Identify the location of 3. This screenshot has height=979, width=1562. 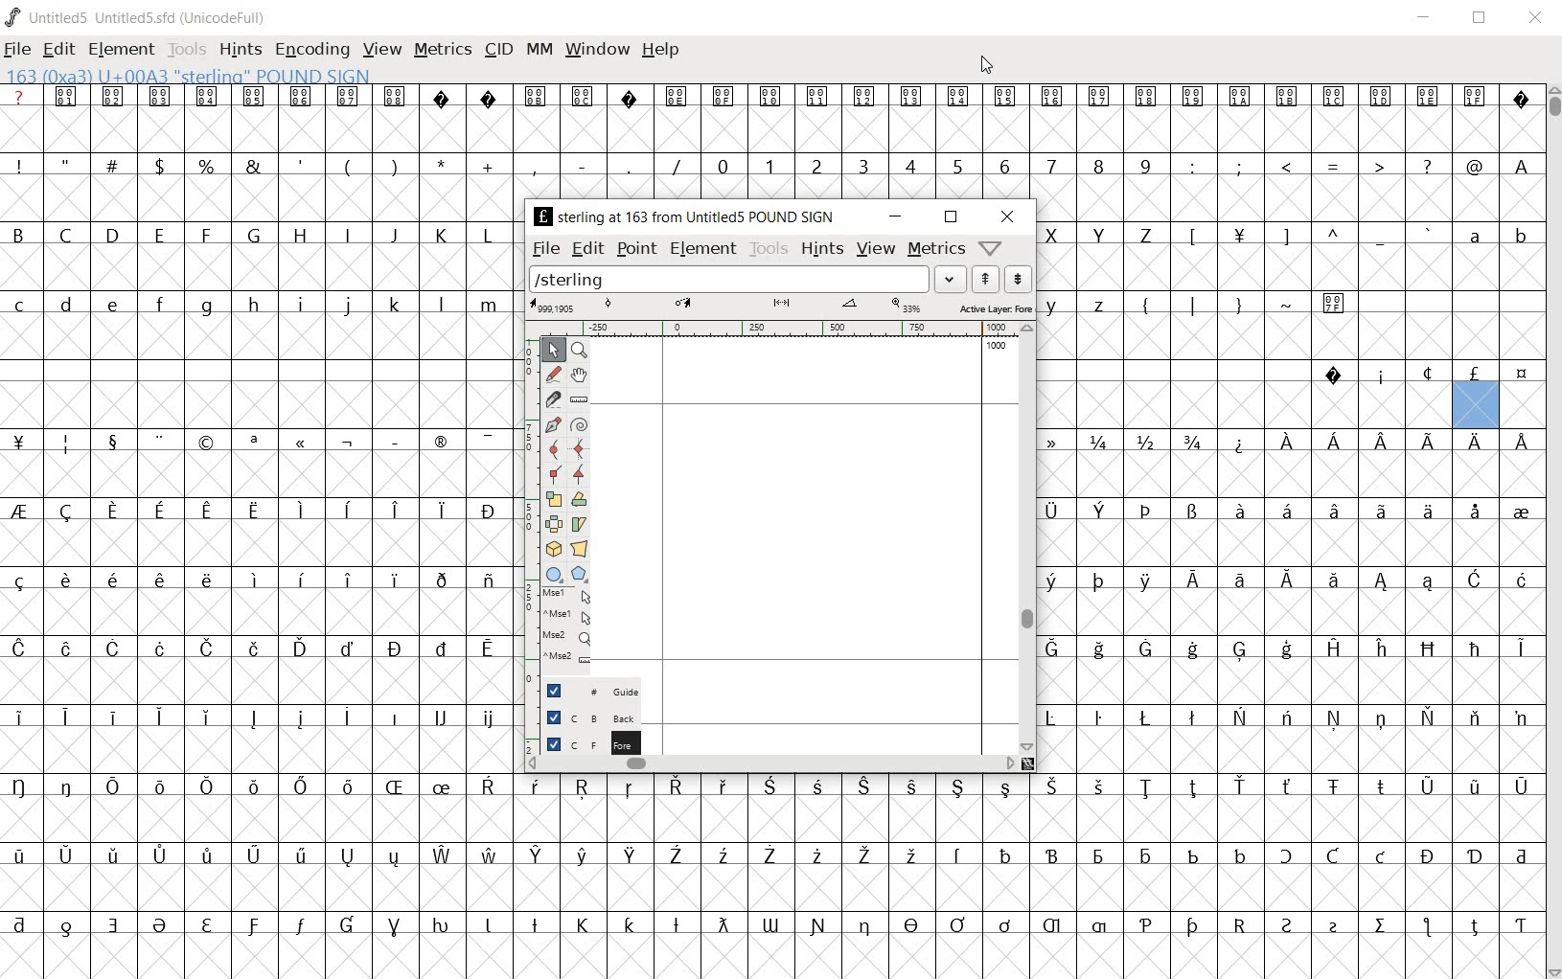
(862, 165).